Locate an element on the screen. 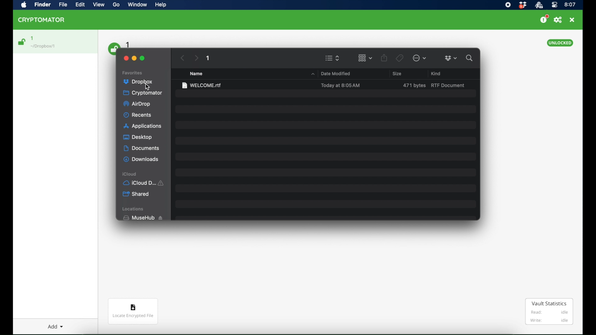  Edit is located at coordinates (81, 5).